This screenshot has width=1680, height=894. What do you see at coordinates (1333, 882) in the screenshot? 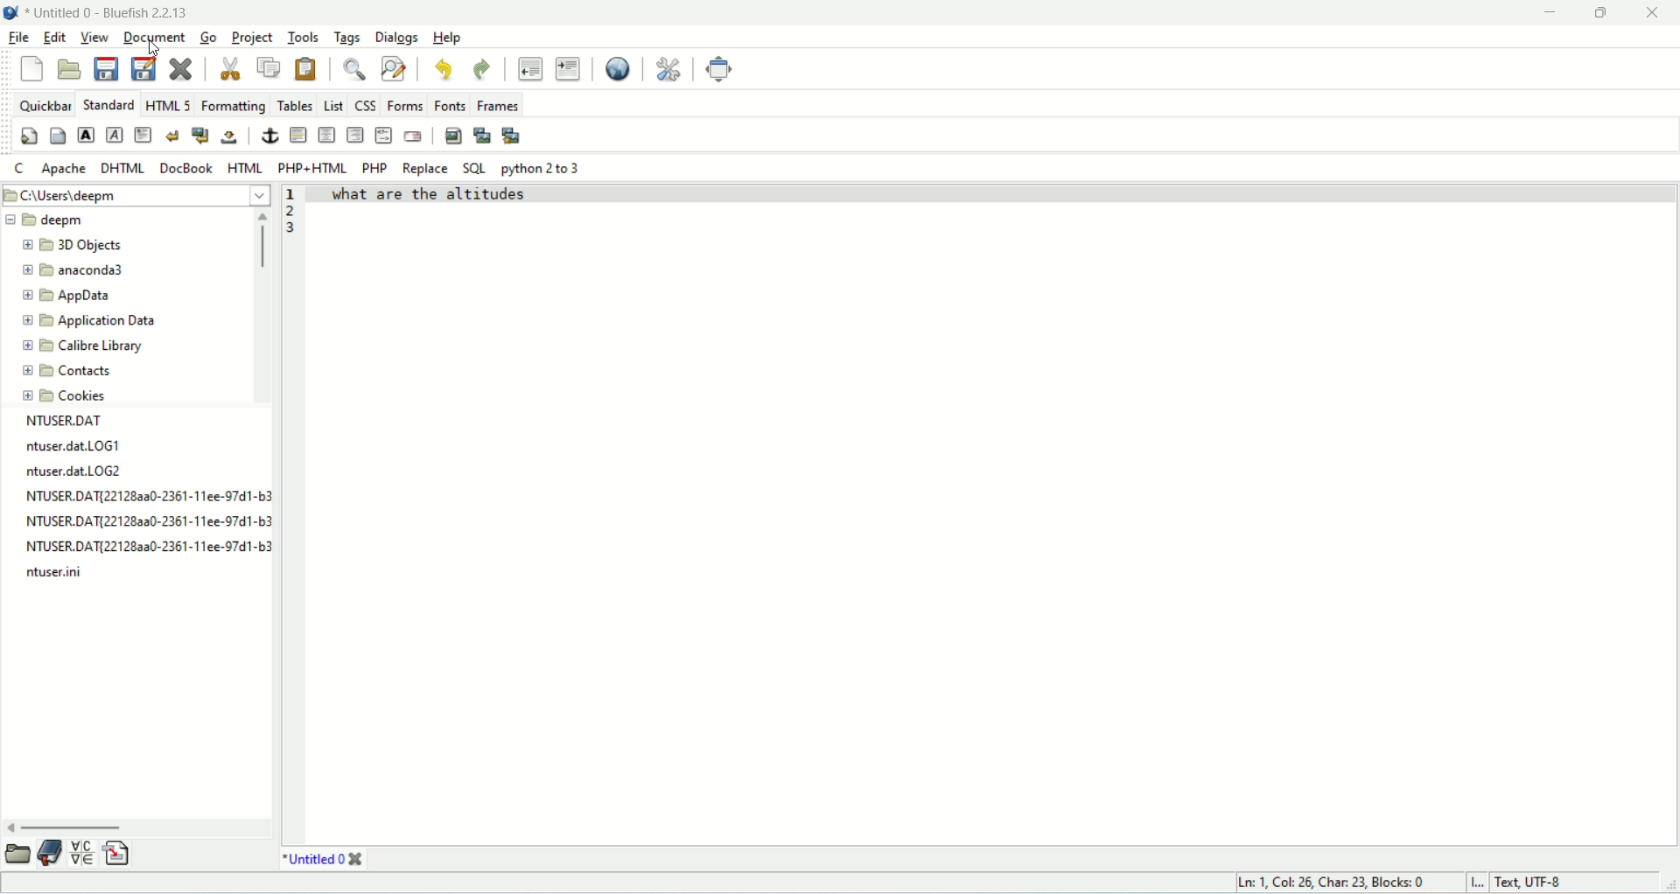
I see `ln, col, char, blocks` at bounding box center [1333, 882].